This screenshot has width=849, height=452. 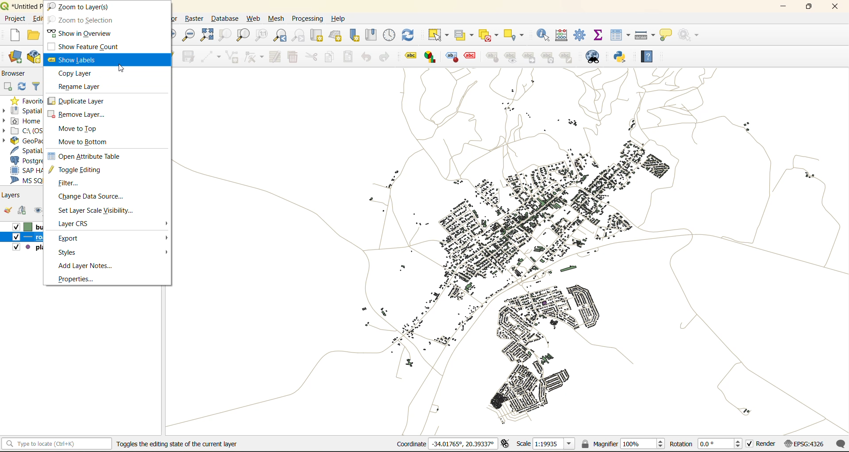 What do you see at coordinates (445, 444) in the screenshot?
I see `coordinates` at bounding box center [445, 444].